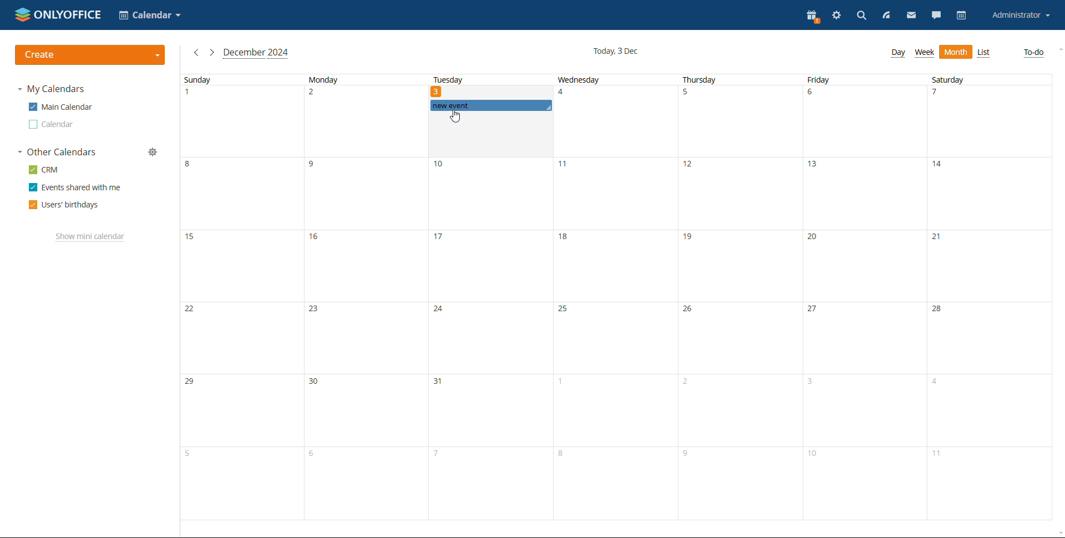 The width and height of the screenshot is (1065, 538). Describe the element at coordinates (491, 105) in the screenshot. I see `scheduled event` at that location.